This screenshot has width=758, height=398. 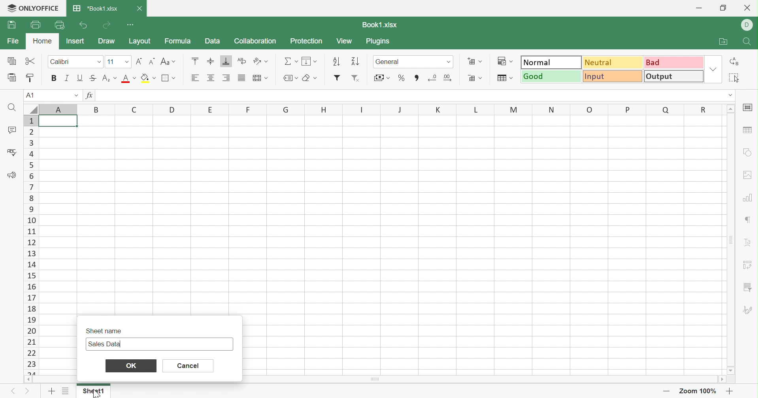 What do you see at coordinates (290, 59) in the screenshot?
I see `Summation` at bounding box center [290, 59].